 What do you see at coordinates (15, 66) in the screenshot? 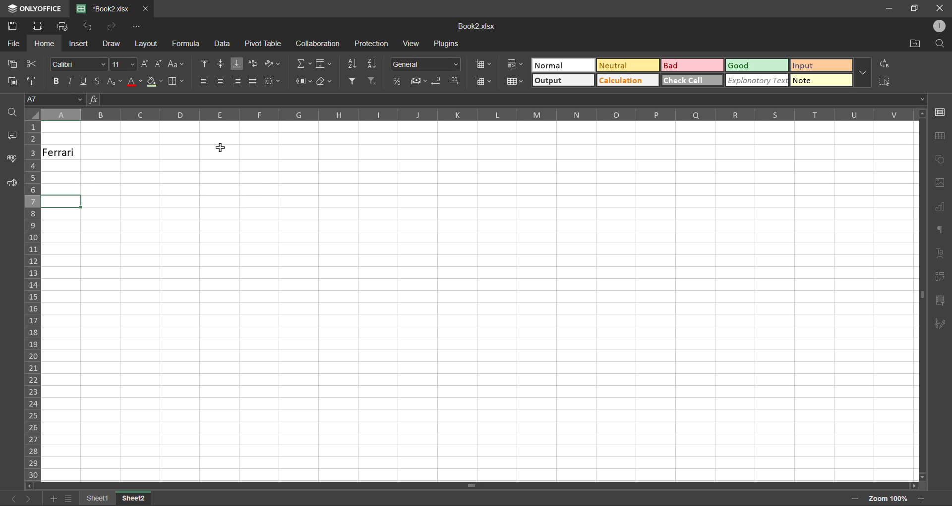
I see `copy` at bounding box center [15, 66].